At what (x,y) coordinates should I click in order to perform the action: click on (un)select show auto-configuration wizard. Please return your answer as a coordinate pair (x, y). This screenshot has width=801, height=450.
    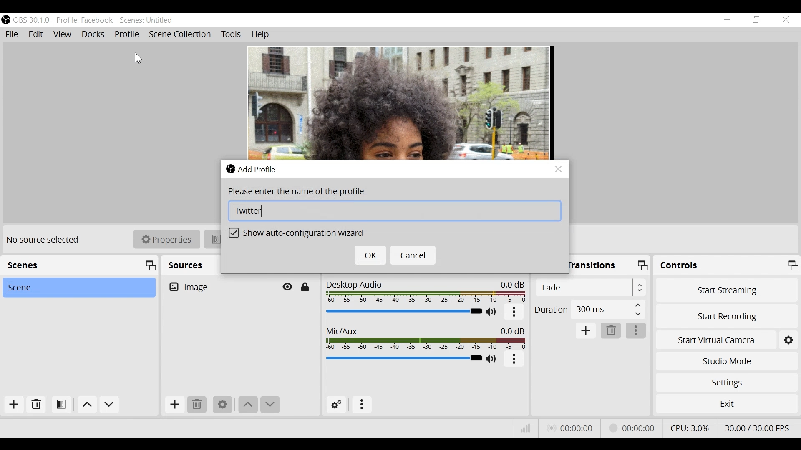
    Looking at the image, I should click on (300, 234).